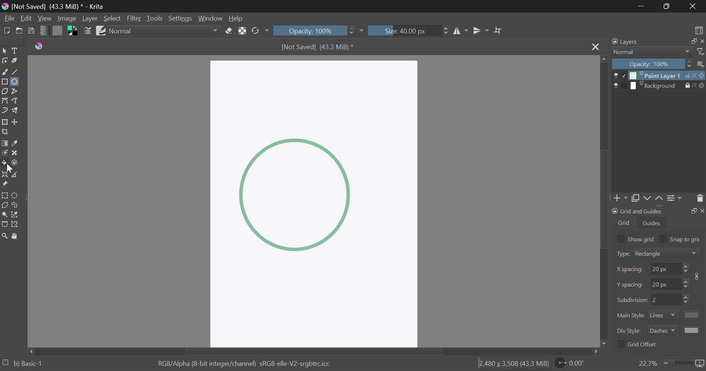  Describe the element at coordinates (15, 215) in the screenshot. I see `Similar Color Selection` at that location.